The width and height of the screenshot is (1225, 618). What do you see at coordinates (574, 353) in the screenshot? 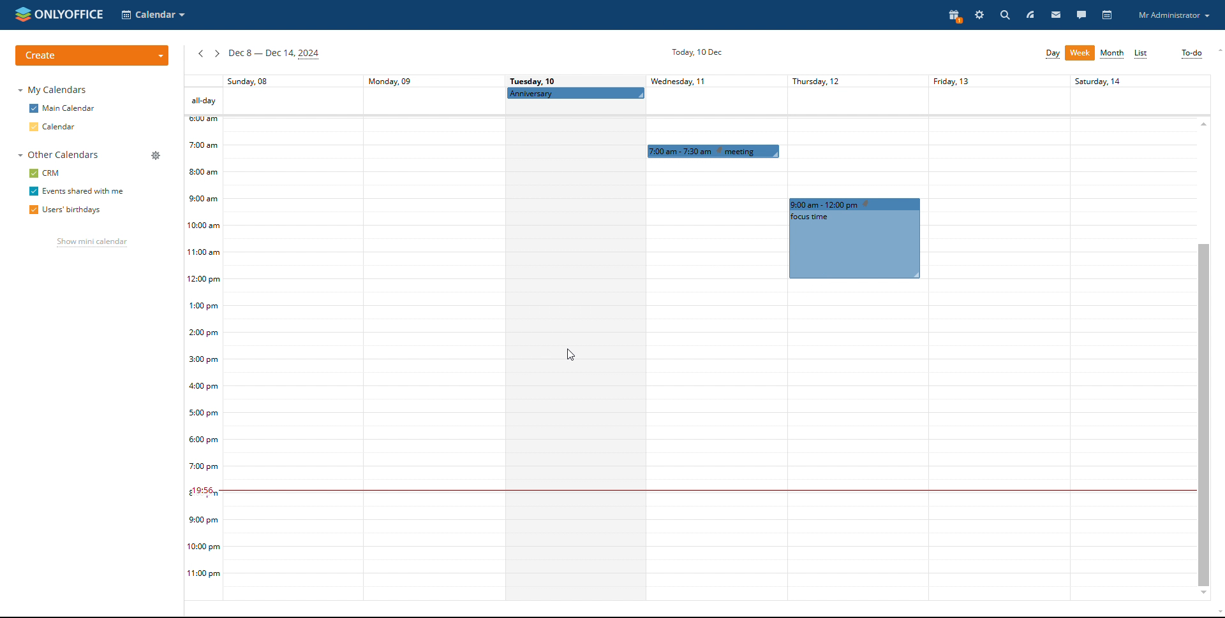
I see `tuesday` at bounding box center [574, 353].